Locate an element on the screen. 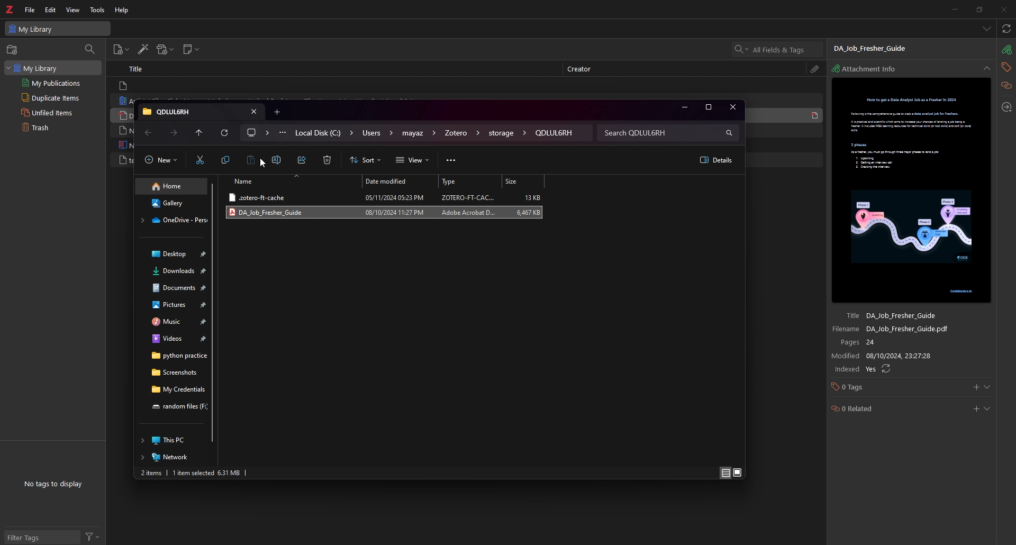  display info is located at coordinates (724, 473).